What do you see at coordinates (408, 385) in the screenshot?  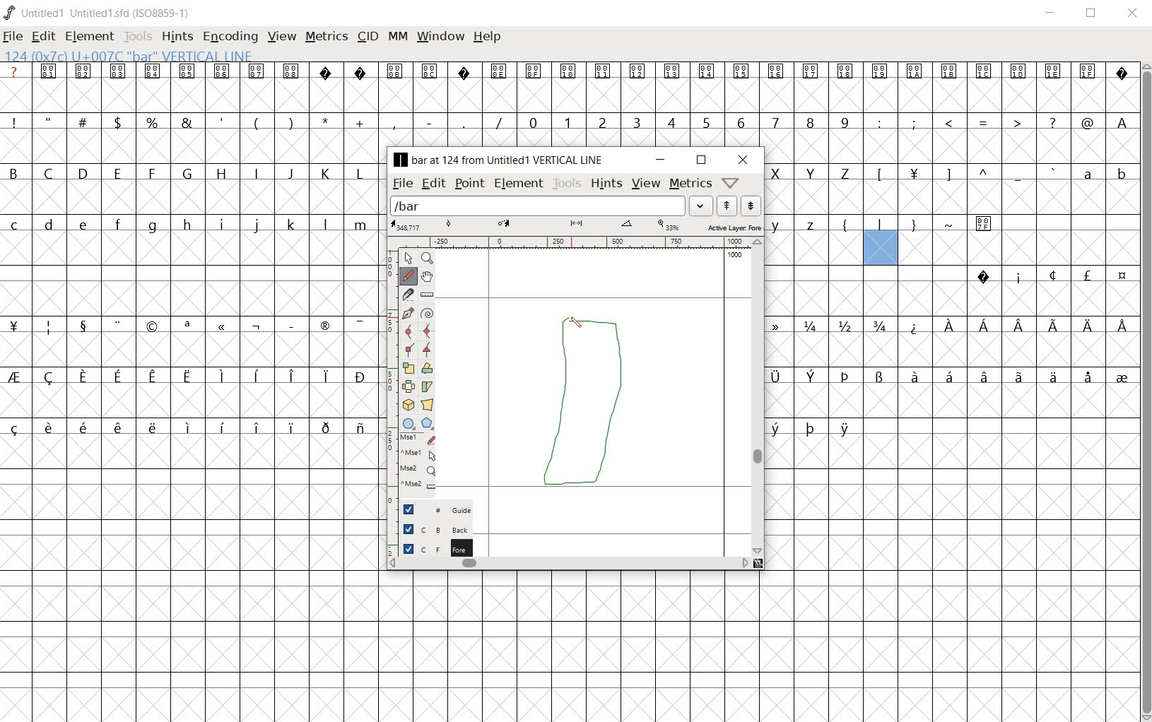 I see `flip the selection` at bounding box center [408, 385].